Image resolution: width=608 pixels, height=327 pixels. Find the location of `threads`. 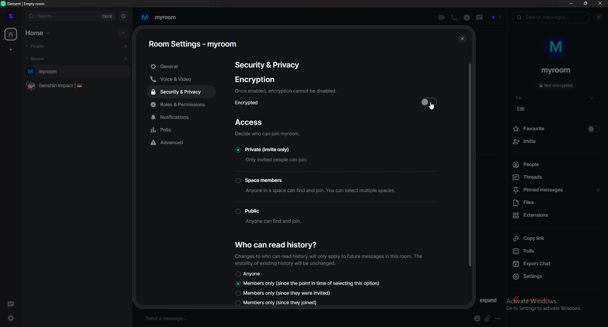

threads is located at coordinates (12, 303).